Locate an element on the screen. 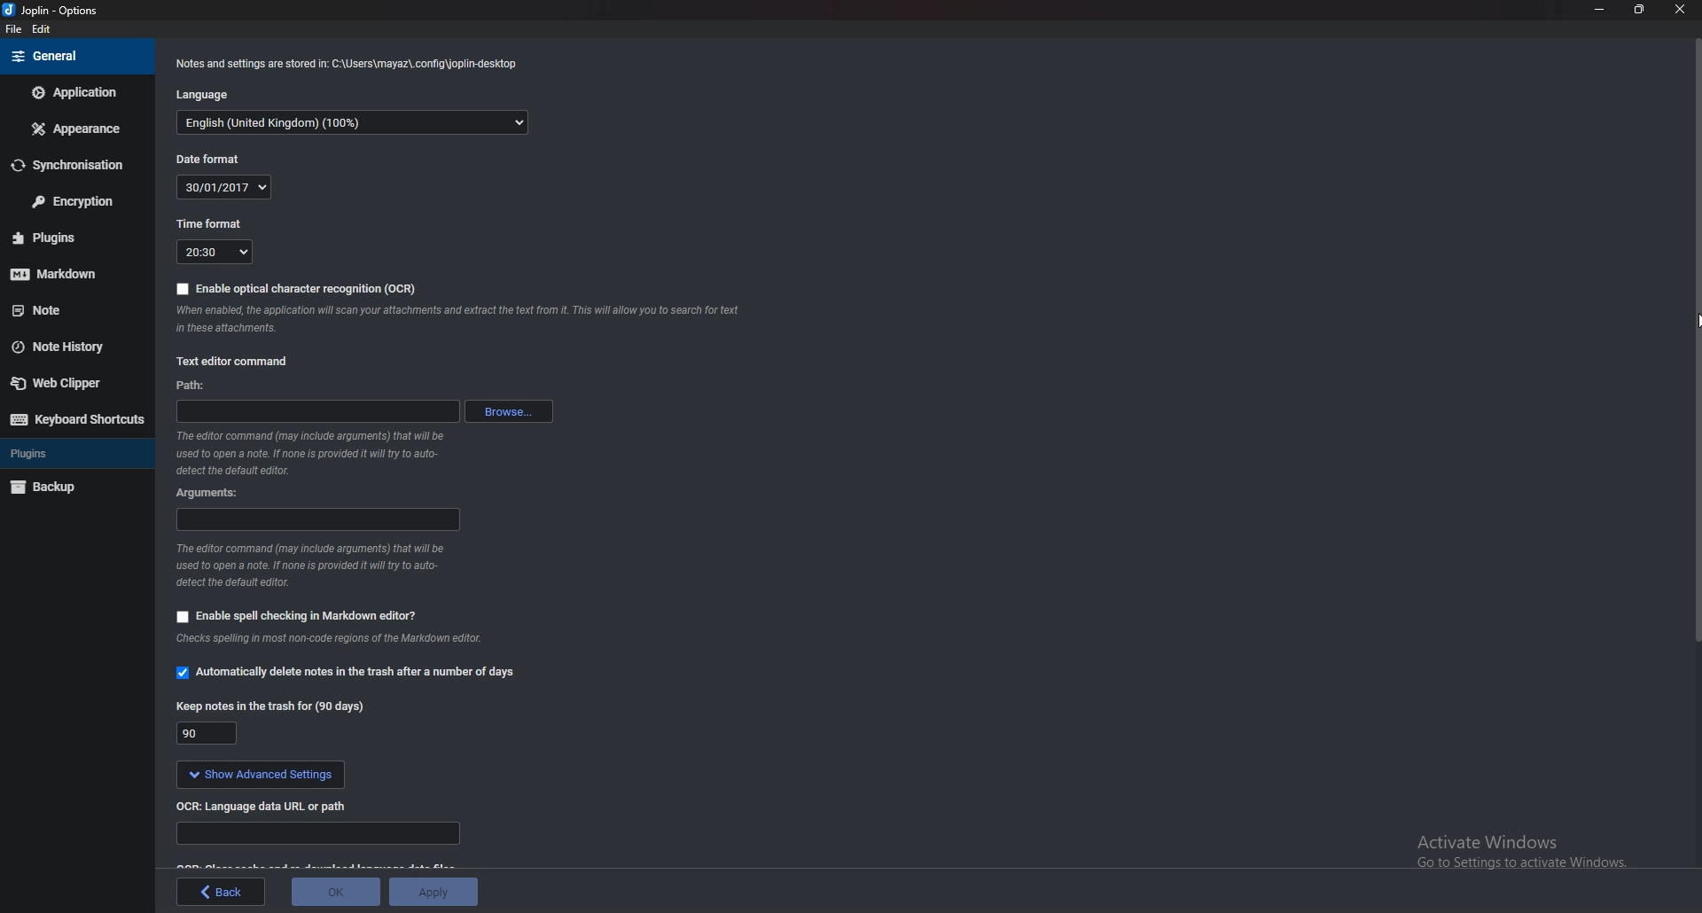 This screenshot has width=1702, height=913. Note history is located at coordinates (74, 345).